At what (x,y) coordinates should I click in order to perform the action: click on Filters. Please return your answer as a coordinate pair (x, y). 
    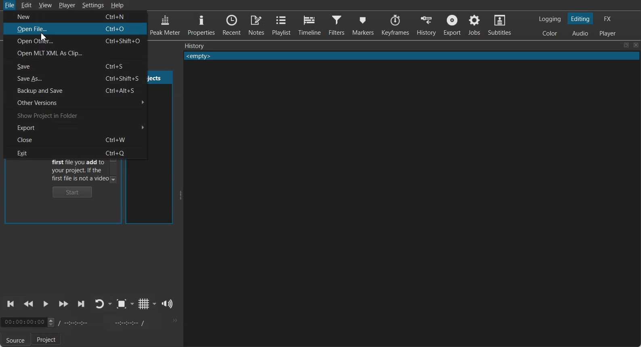
    Looking at the image, I should click on (336, 24).